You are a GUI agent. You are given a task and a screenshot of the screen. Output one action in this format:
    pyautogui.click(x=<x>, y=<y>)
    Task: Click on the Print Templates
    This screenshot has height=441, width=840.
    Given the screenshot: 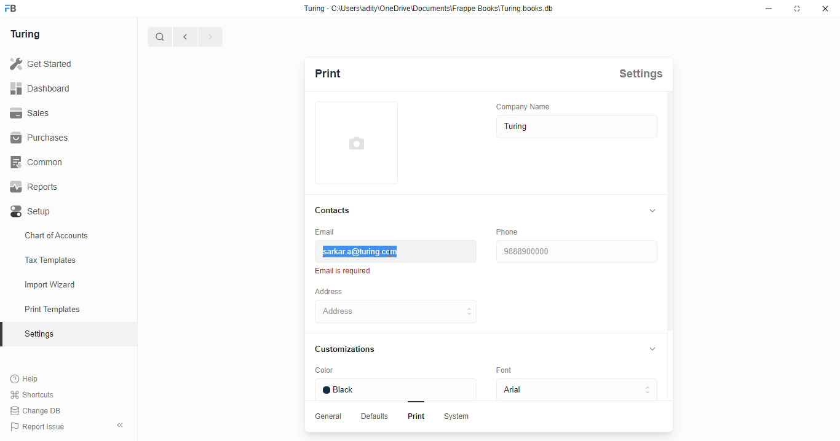 What is the action you would take?
    pyautogui.click(x=65, y=309)
    